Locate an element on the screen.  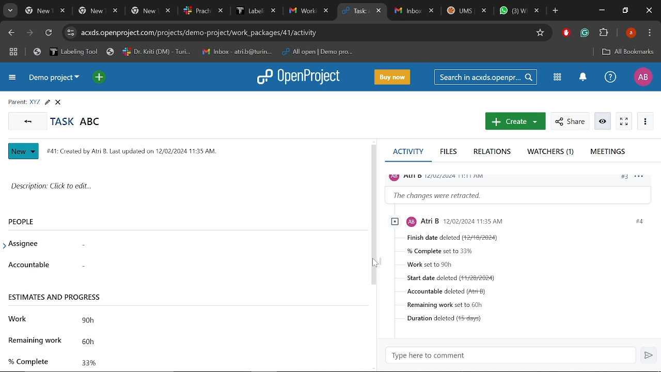
All bookmarks is located at coordinates (627, 52).